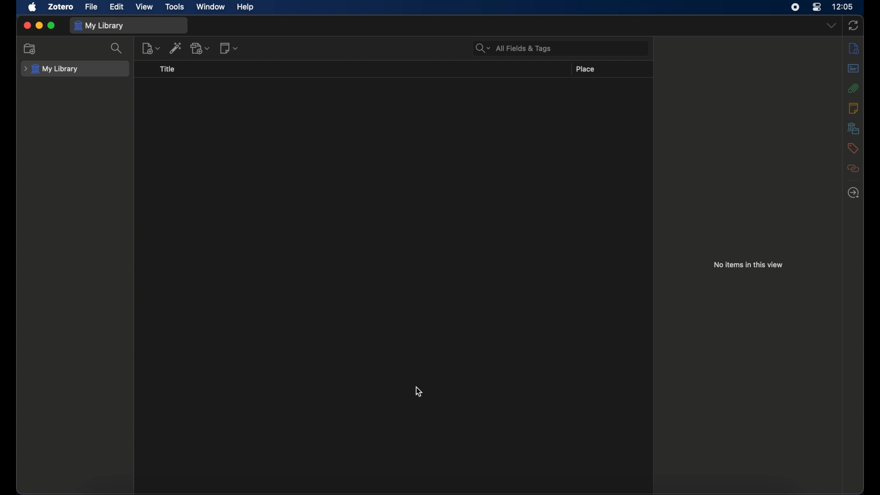 This screenshot has height=495, width=880. Describe the element at coordinates (151, 48) in the screenshot. I see `new item` at that location.